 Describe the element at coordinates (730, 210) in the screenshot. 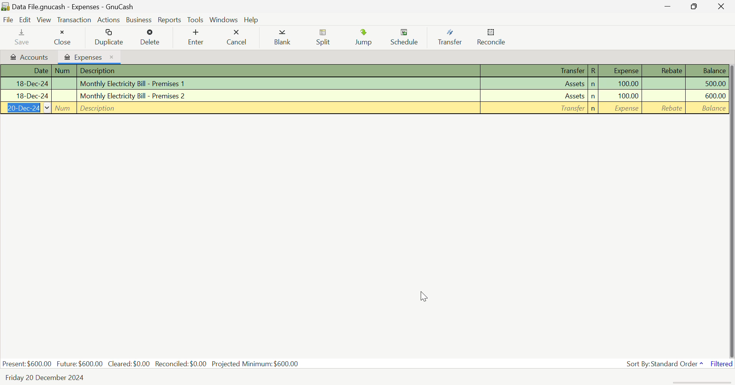

I see `Scroll Bar` at that location.